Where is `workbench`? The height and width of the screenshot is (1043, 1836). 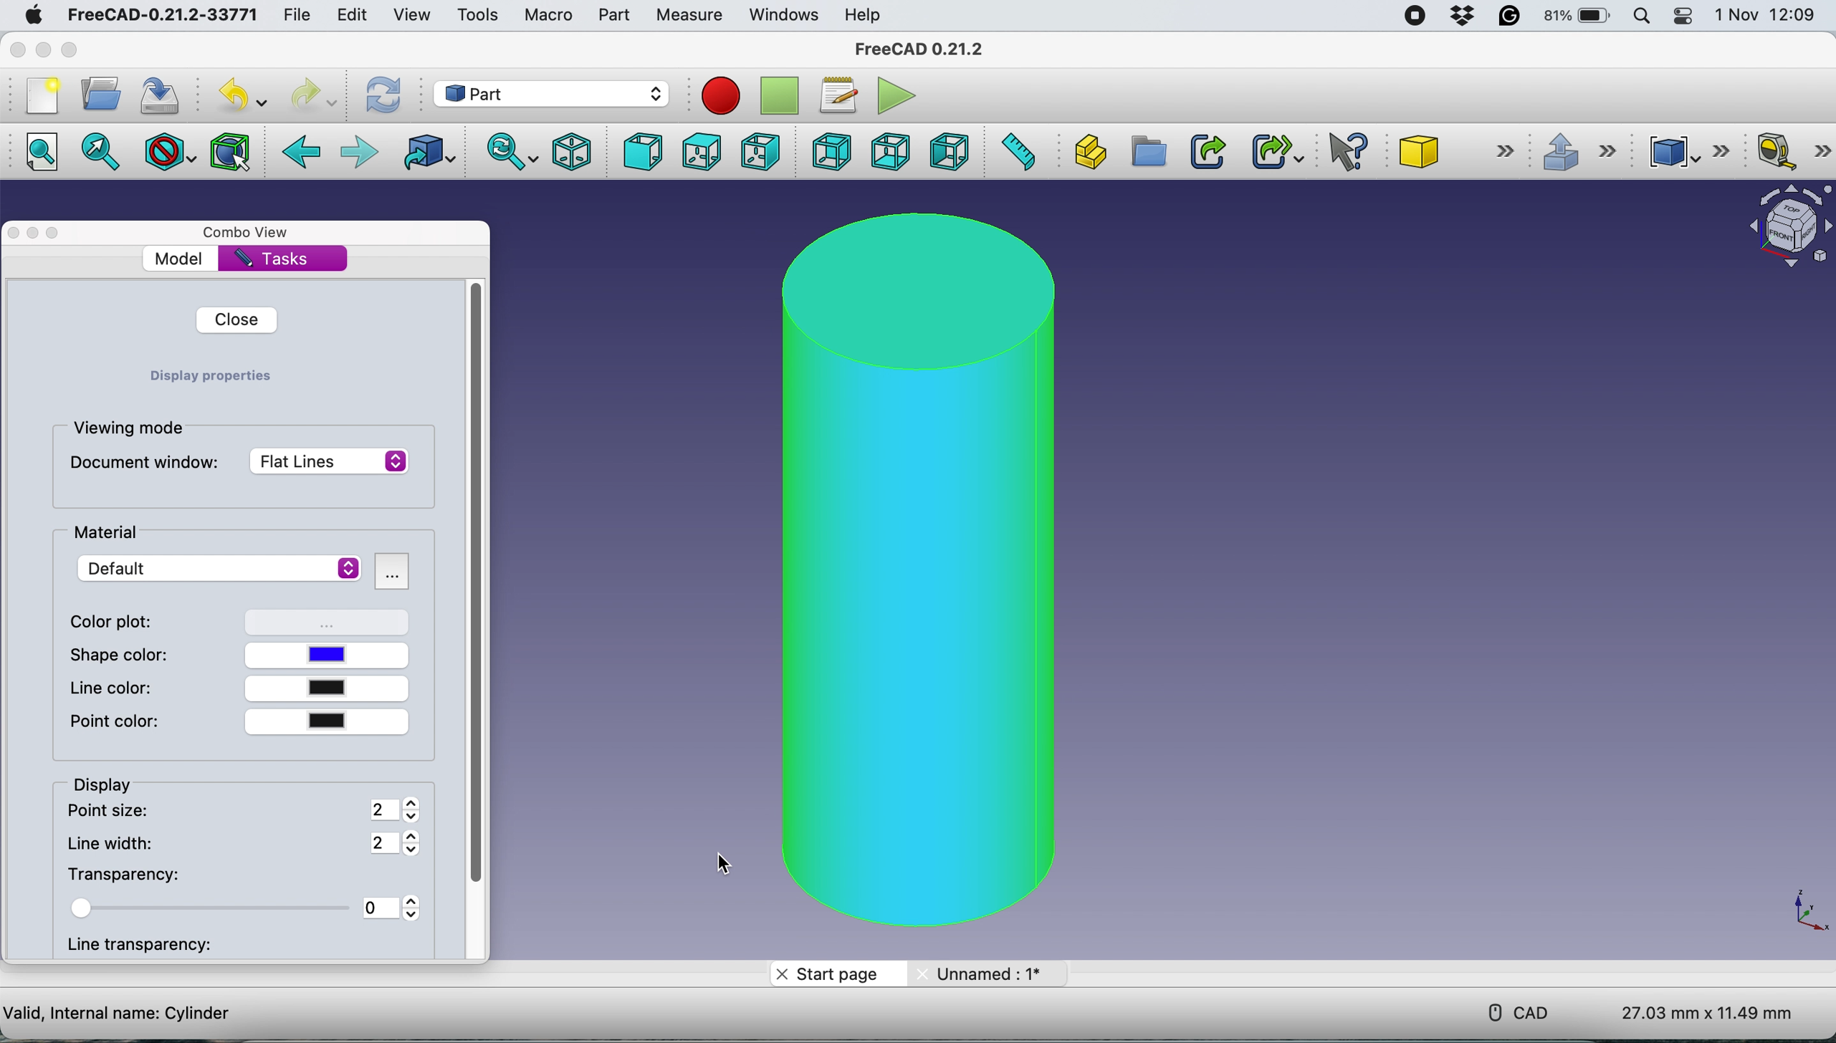
workbench is located at coordinates (555, 93).